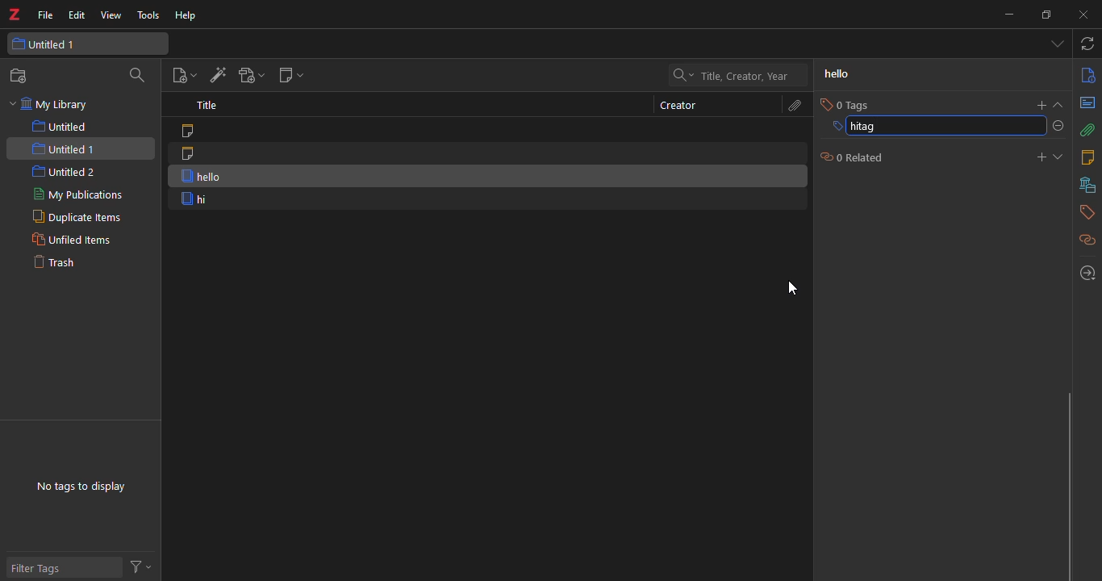 The height and width of the screenshot is (581, 1102). Describe the element at coordinates (1048, 14) in the screenshot. I see `maximize` at that location.